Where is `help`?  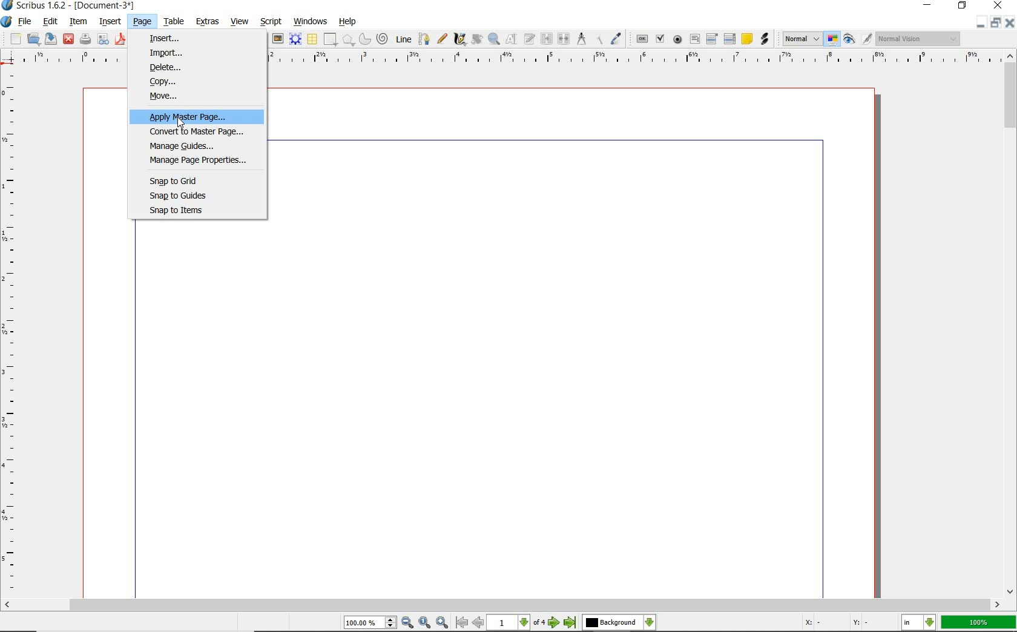 help is located at coordinates (346, 22).